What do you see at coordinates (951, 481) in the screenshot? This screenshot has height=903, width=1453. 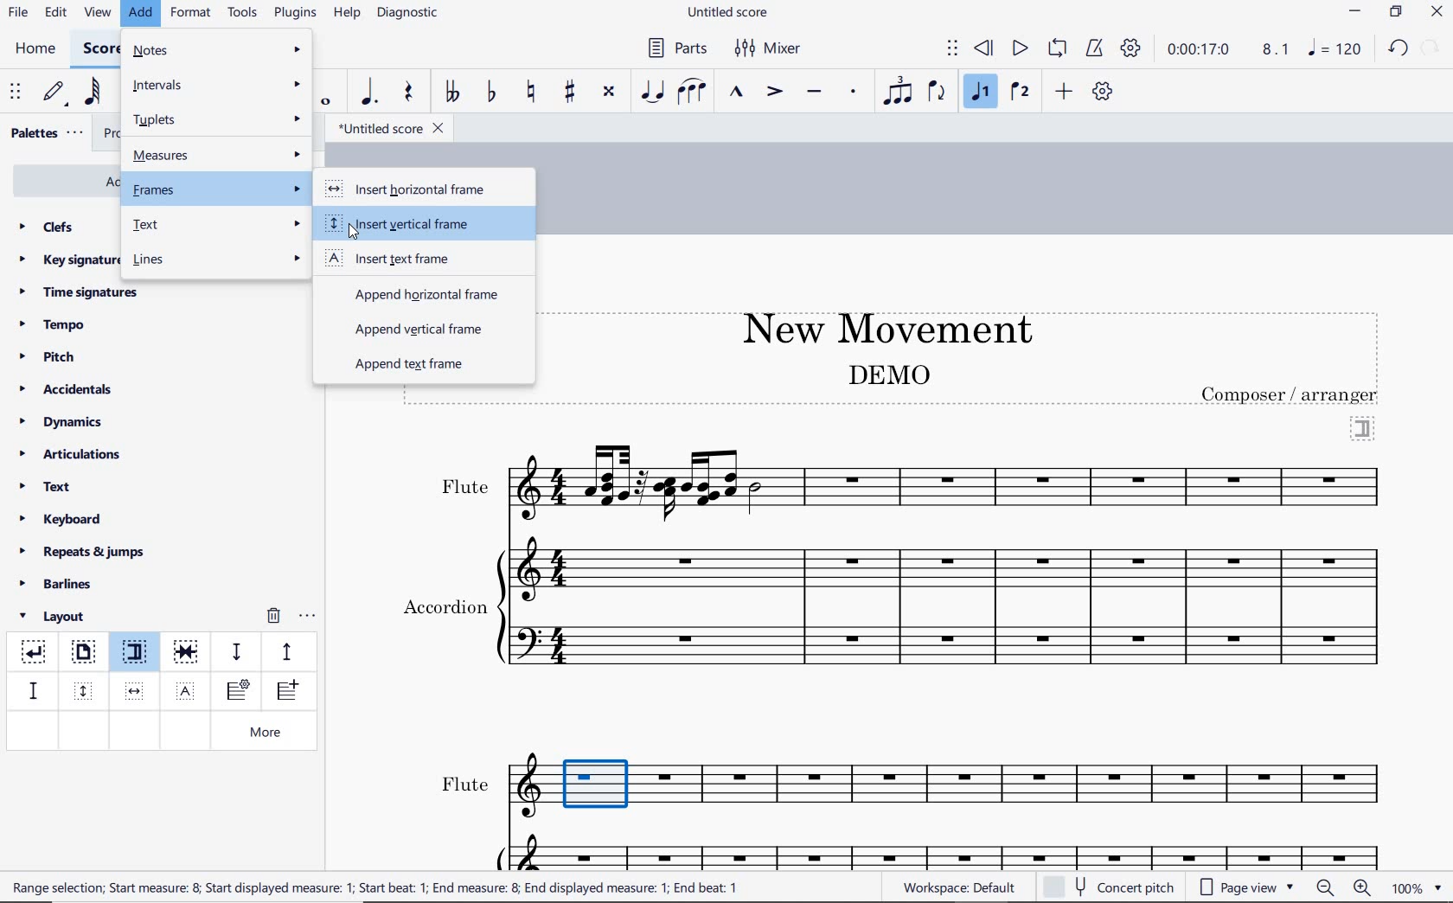 I see `Instrument: Flute` at bounding box center [951, 481].